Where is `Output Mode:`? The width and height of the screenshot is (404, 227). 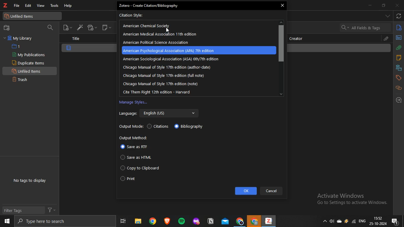 Output Mode: is located at coordinates (131, 127).